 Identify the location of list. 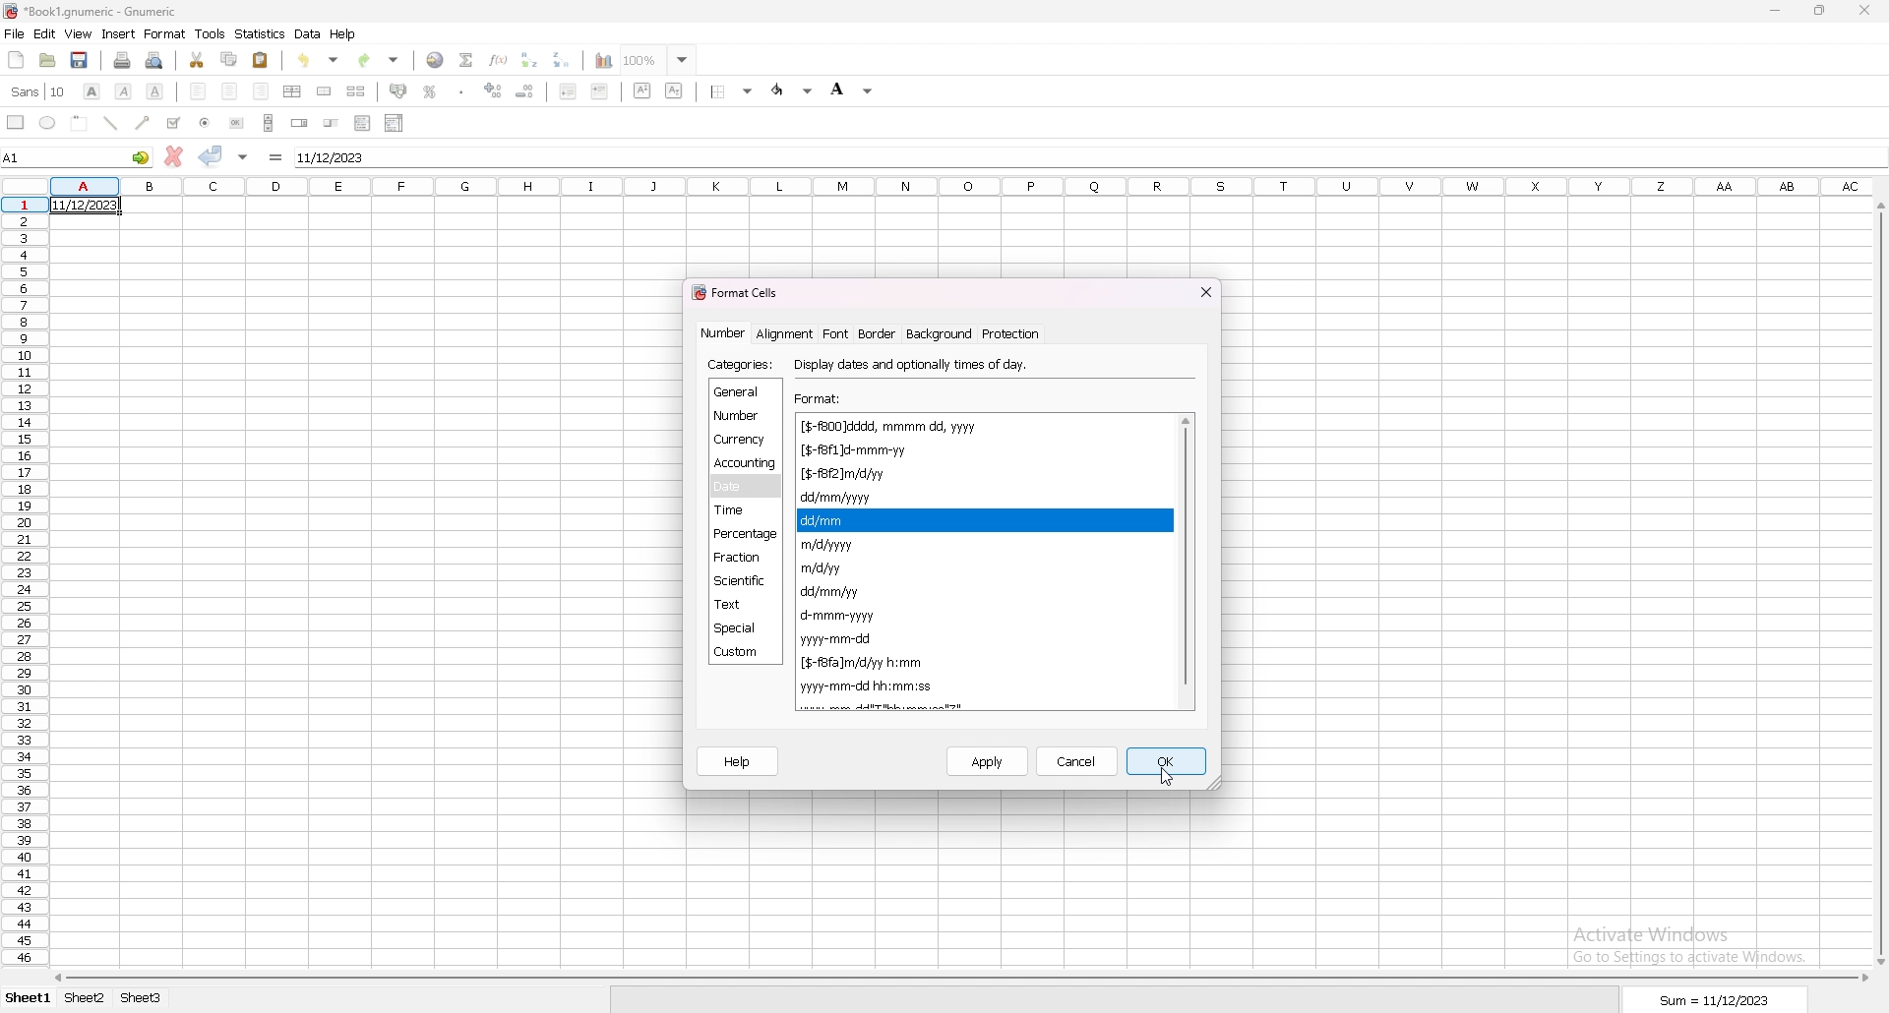
(364, 124).